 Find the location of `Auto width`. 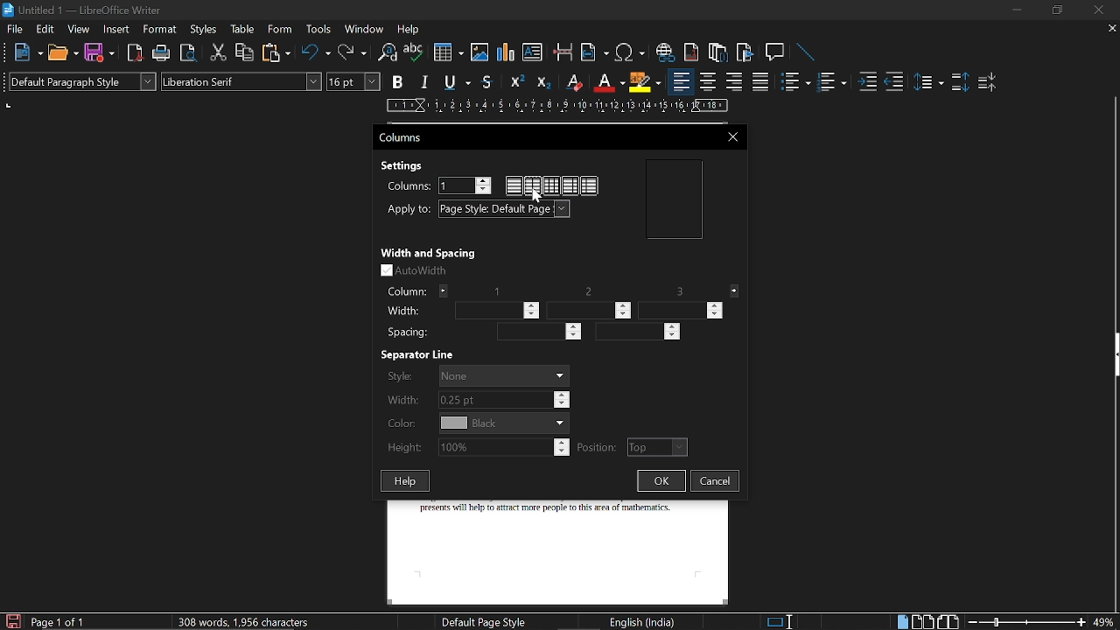

Auto width is located at coordinates (417, 271).